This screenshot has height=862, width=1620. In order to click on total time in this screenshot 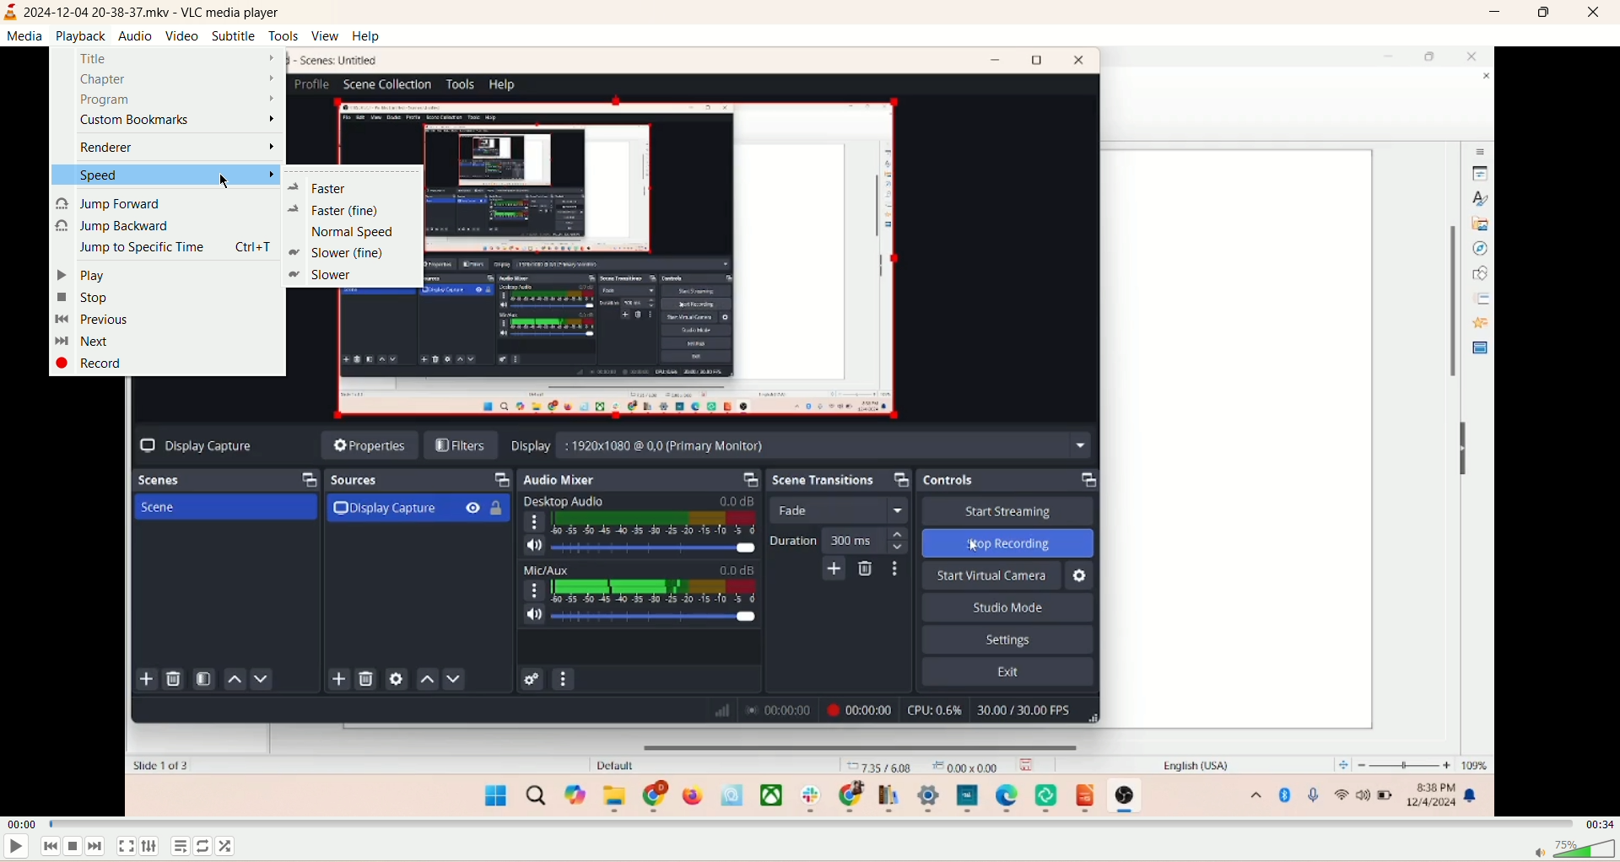, I will do `click(1598, 823)`.